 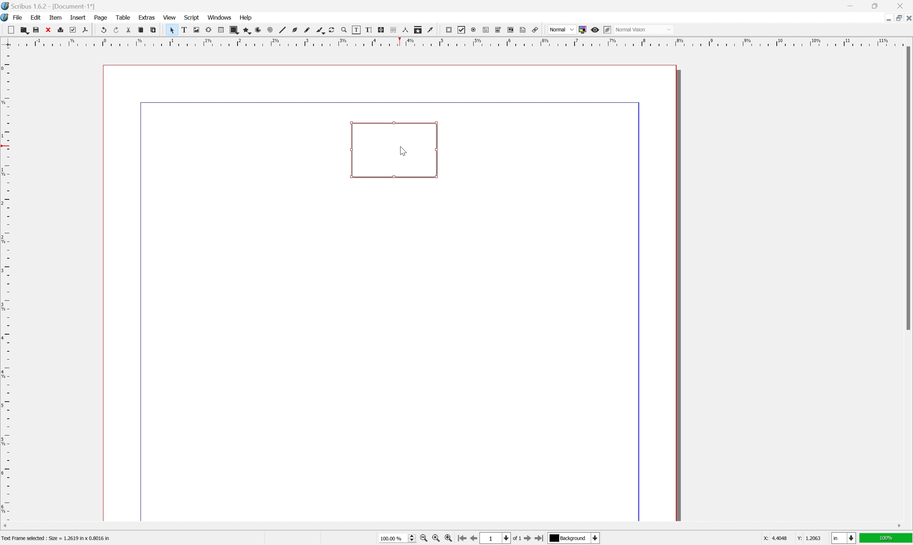 I want to click on normal, so click(x=561, y=29).